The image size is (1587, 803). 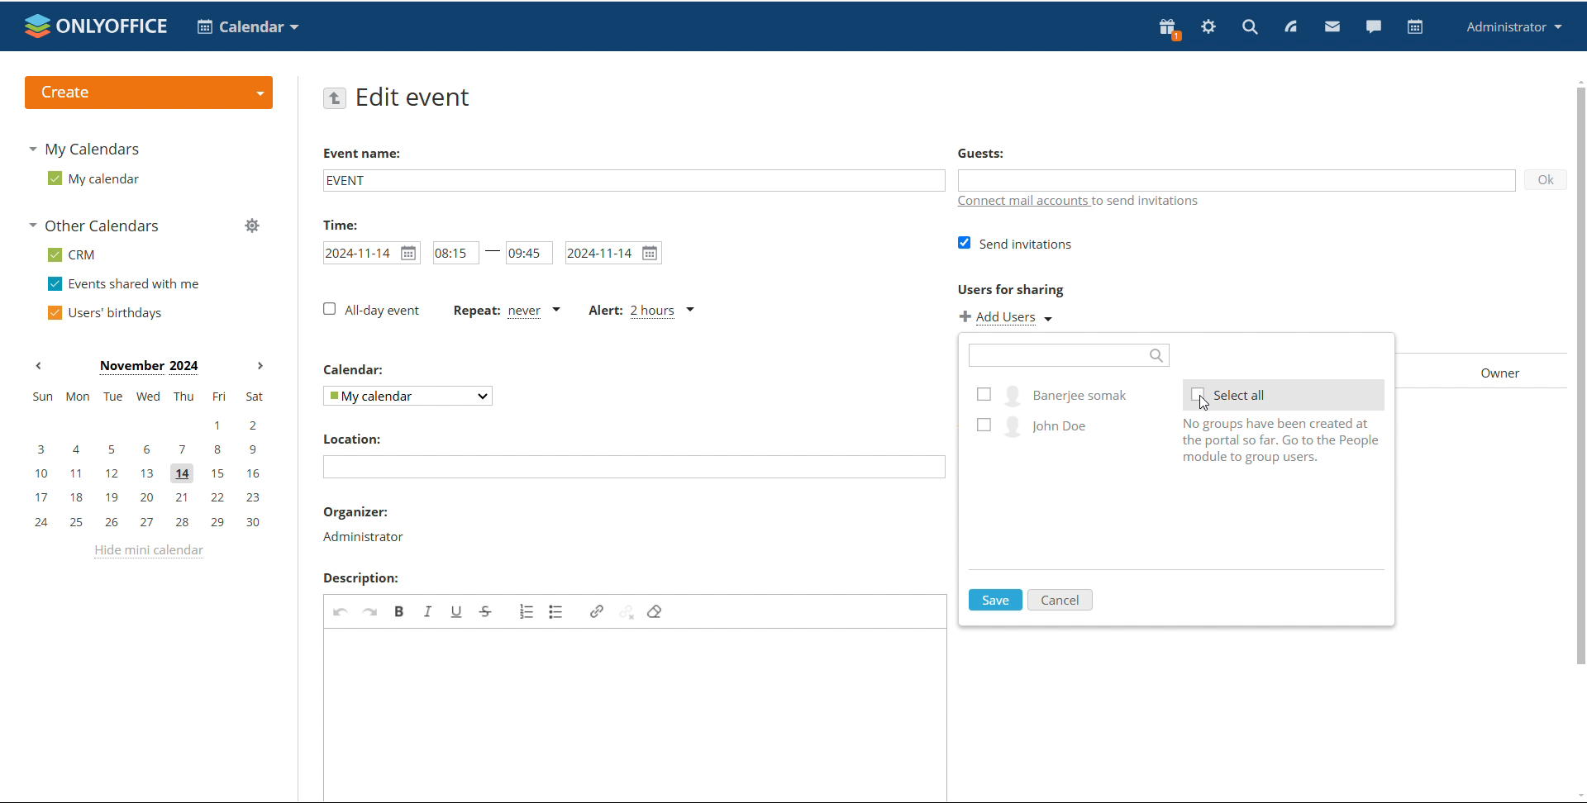 I want to click on other calendars, so click(x=98, y=225).